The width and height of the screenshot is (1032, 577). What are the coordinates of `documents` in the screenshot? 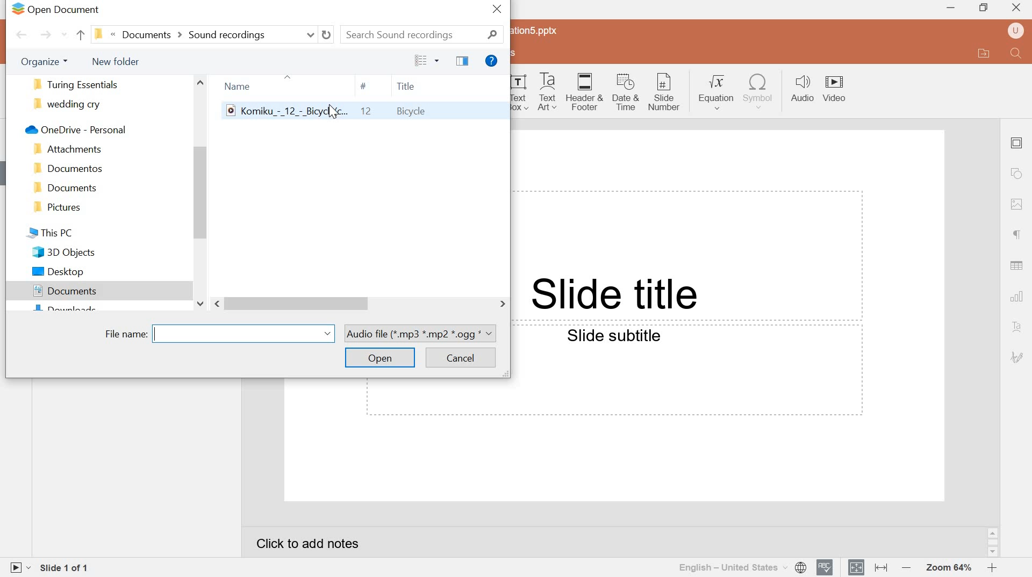 It's located at (62, 291).